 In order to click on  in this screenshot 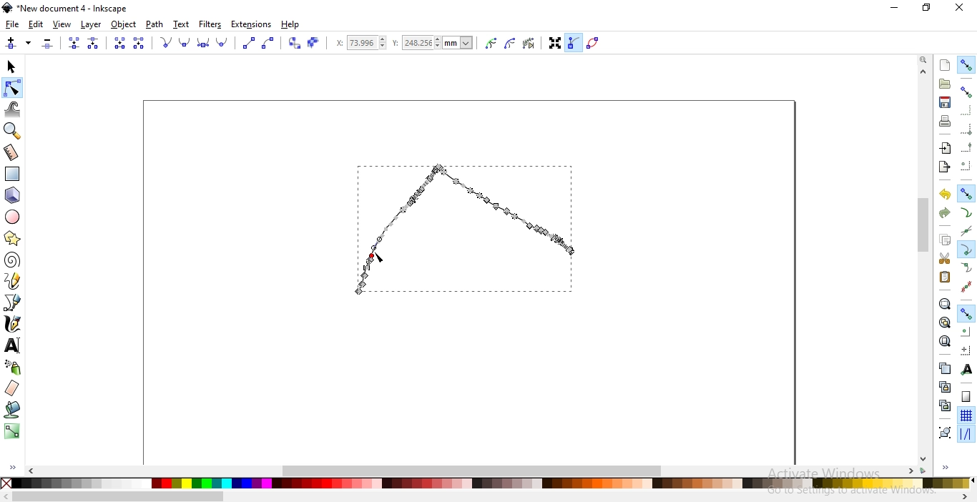, I will do `click(966, 129)`.